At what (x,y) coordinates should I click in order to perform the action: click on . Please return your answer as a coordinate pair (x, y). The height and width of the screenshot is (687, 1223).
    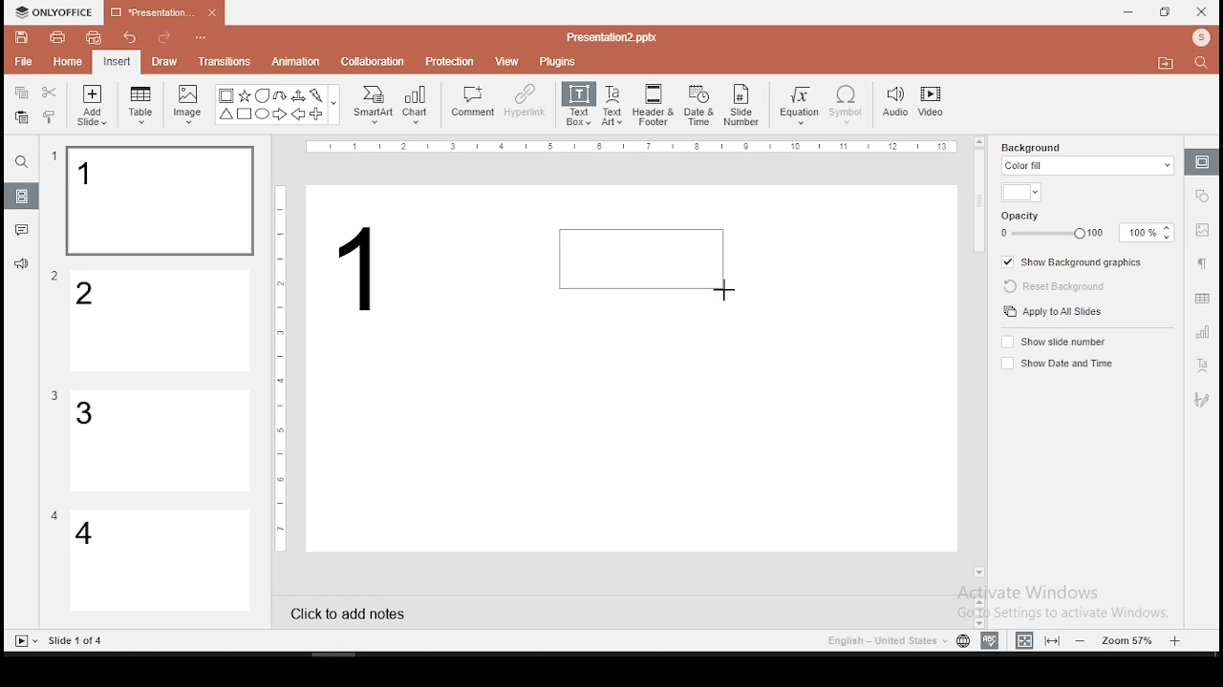
    Looking at the image, I should click on (77, 641).